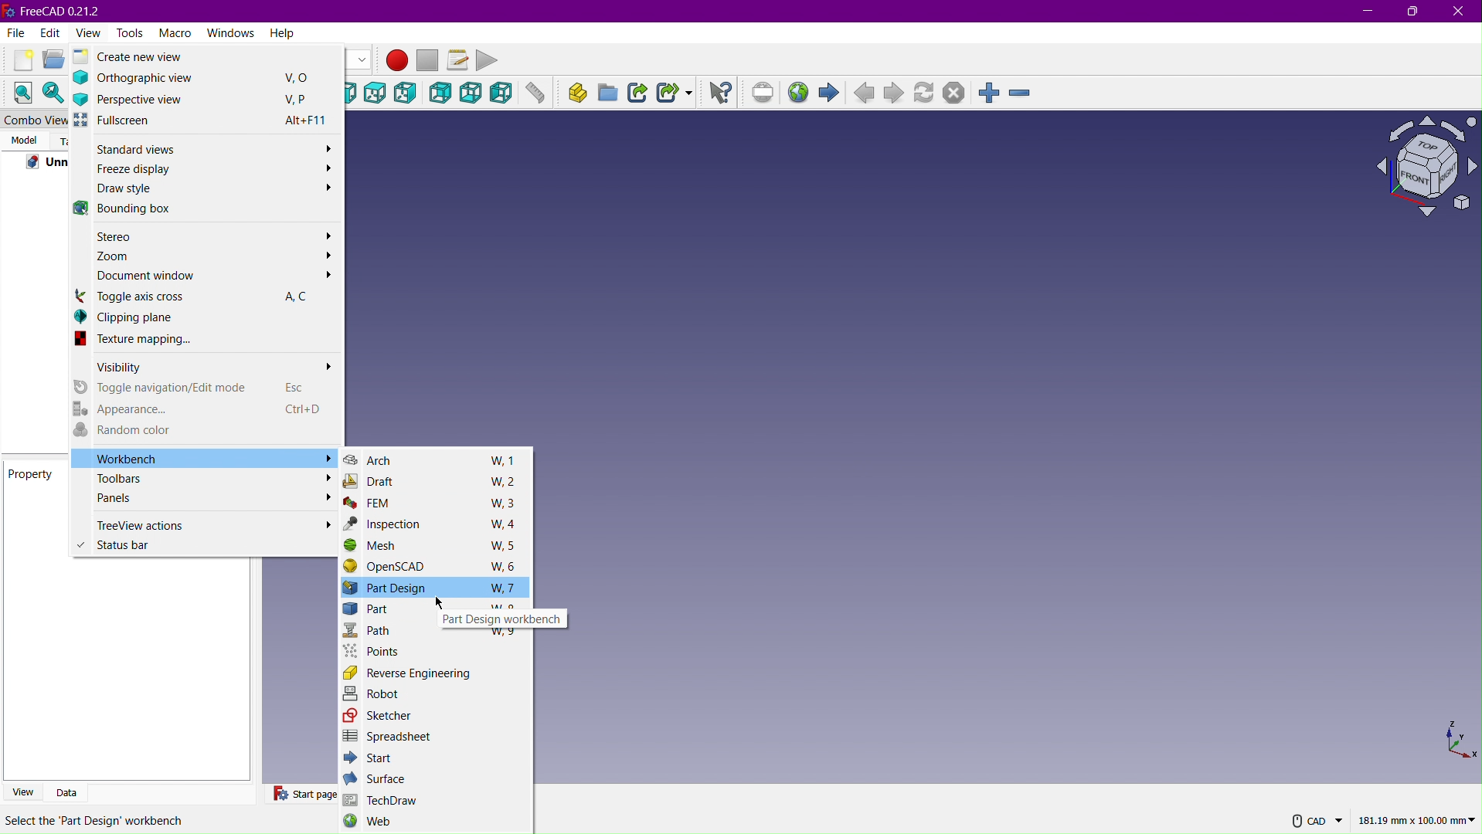 This screenshot has width=1482, height=834. Describe the element at coordinates (610, 93) in the screenshot. I see `Create group` at that location.